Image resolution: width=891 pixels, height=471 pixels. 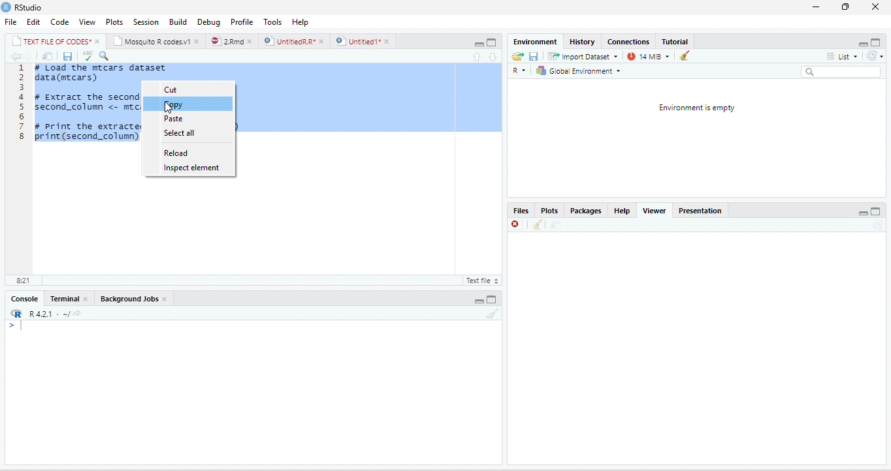 I want to click on , so click(x=175, y=21).